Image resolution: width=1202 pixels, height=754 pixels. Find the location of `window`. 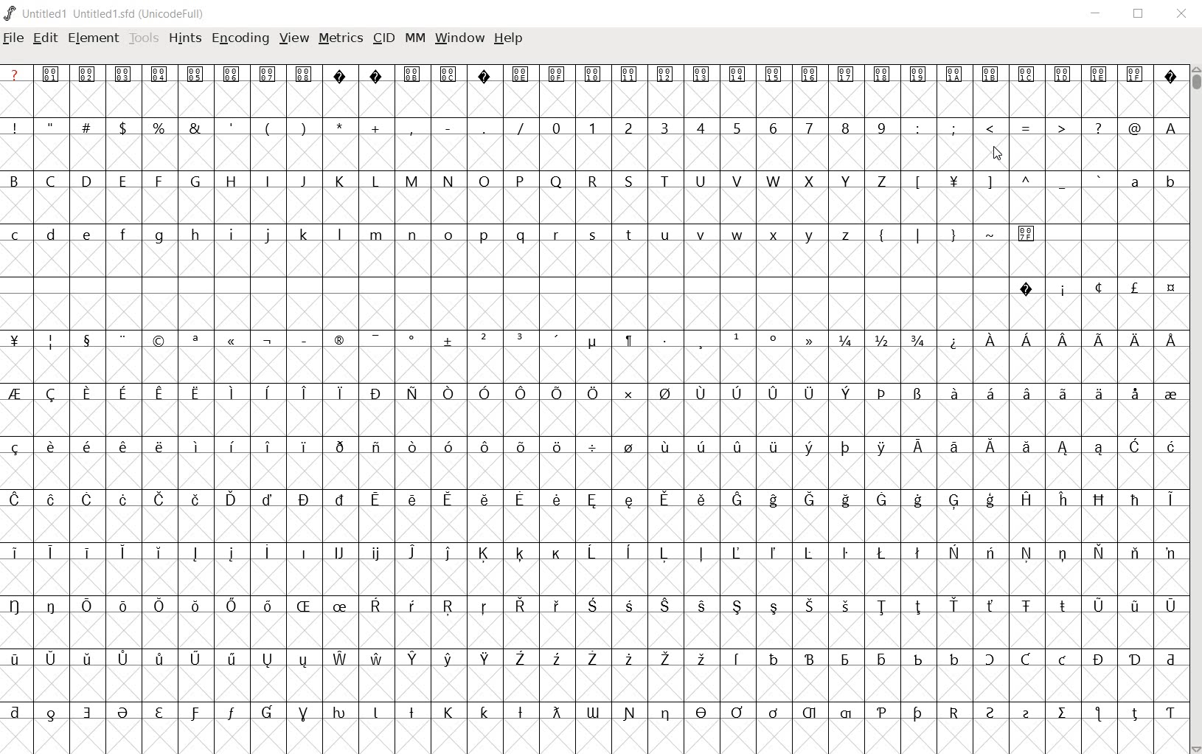

window is located at coordinates (459, 39).